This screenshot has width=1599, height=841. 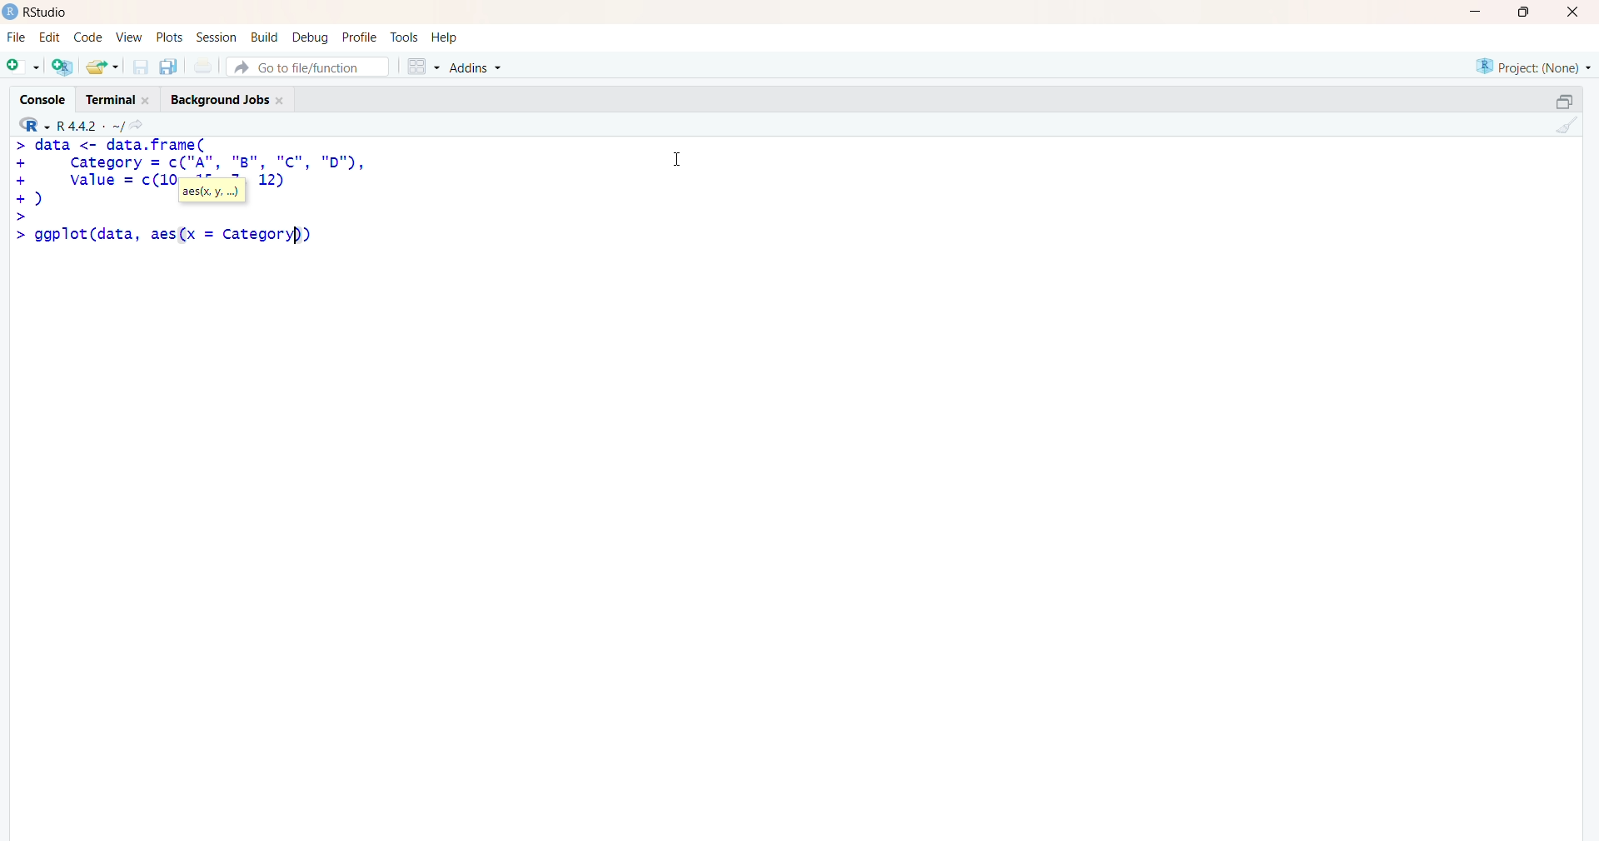 I want to click on go to directiory, so click(x=141, y=125).